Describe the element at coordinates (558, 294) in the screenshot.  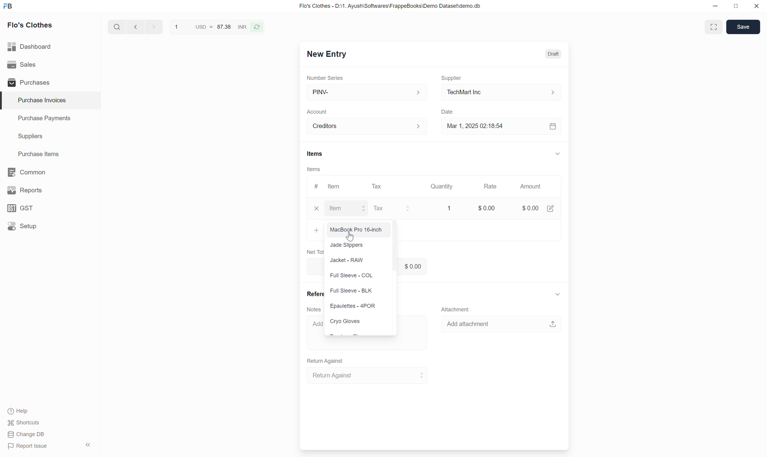
I see `Collapse` at that location.